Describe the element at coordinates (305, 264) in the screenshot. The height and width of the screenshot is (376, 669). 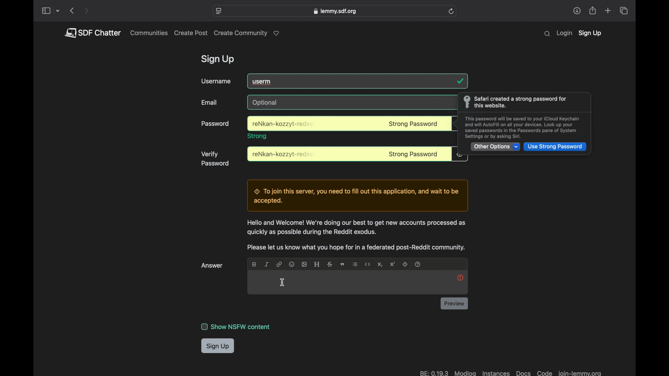
I see `image` at that location.